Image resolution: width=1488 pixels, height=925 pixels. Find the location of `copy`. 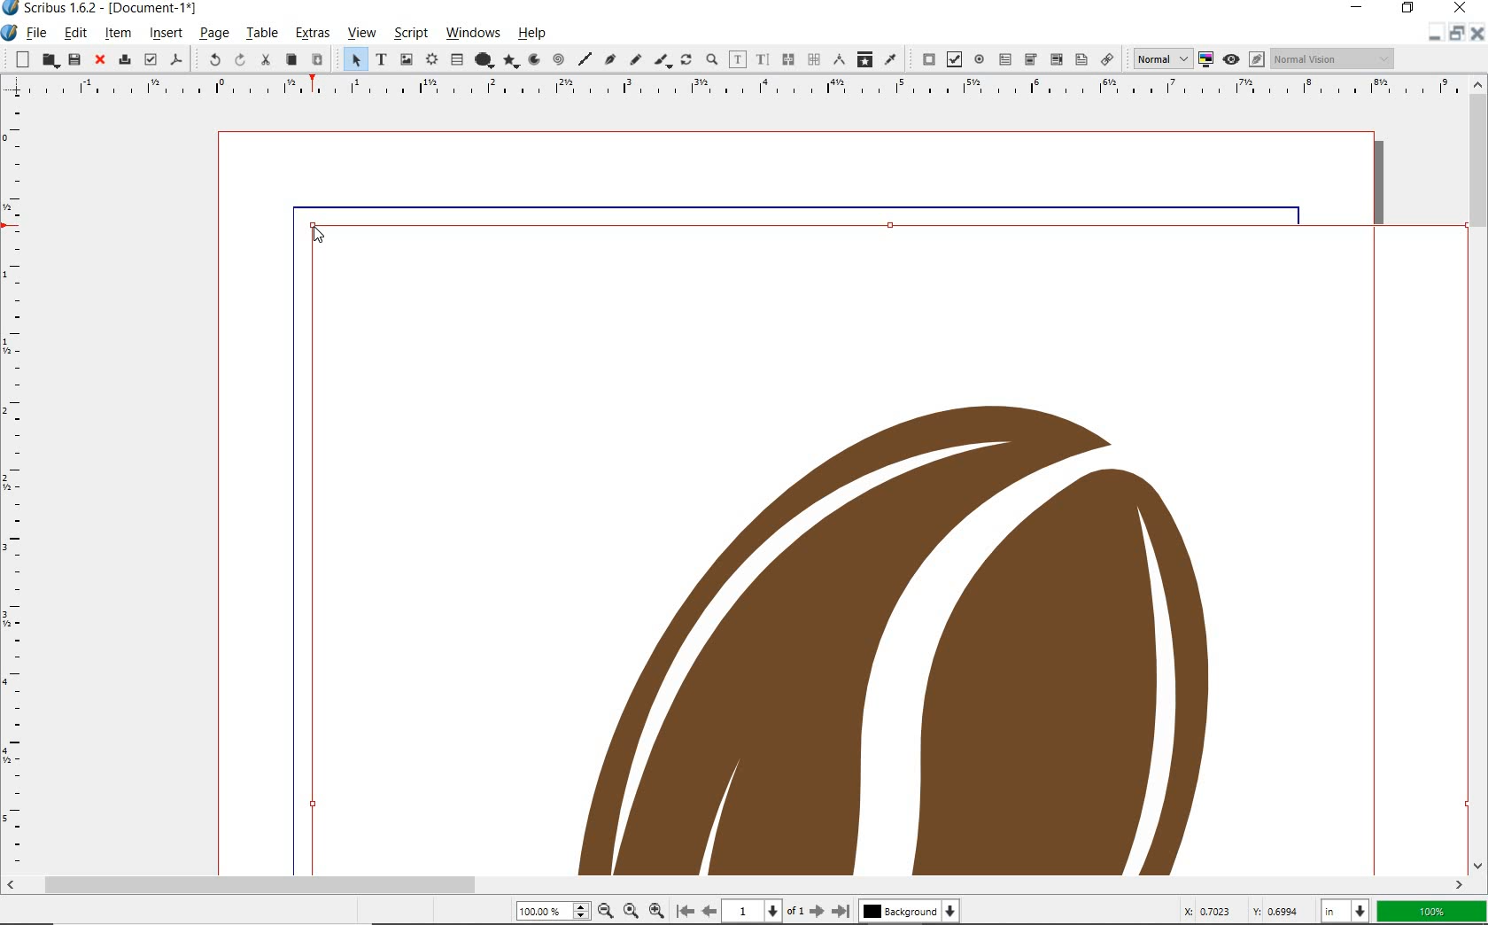

copy is located at coordinates (292, 59).